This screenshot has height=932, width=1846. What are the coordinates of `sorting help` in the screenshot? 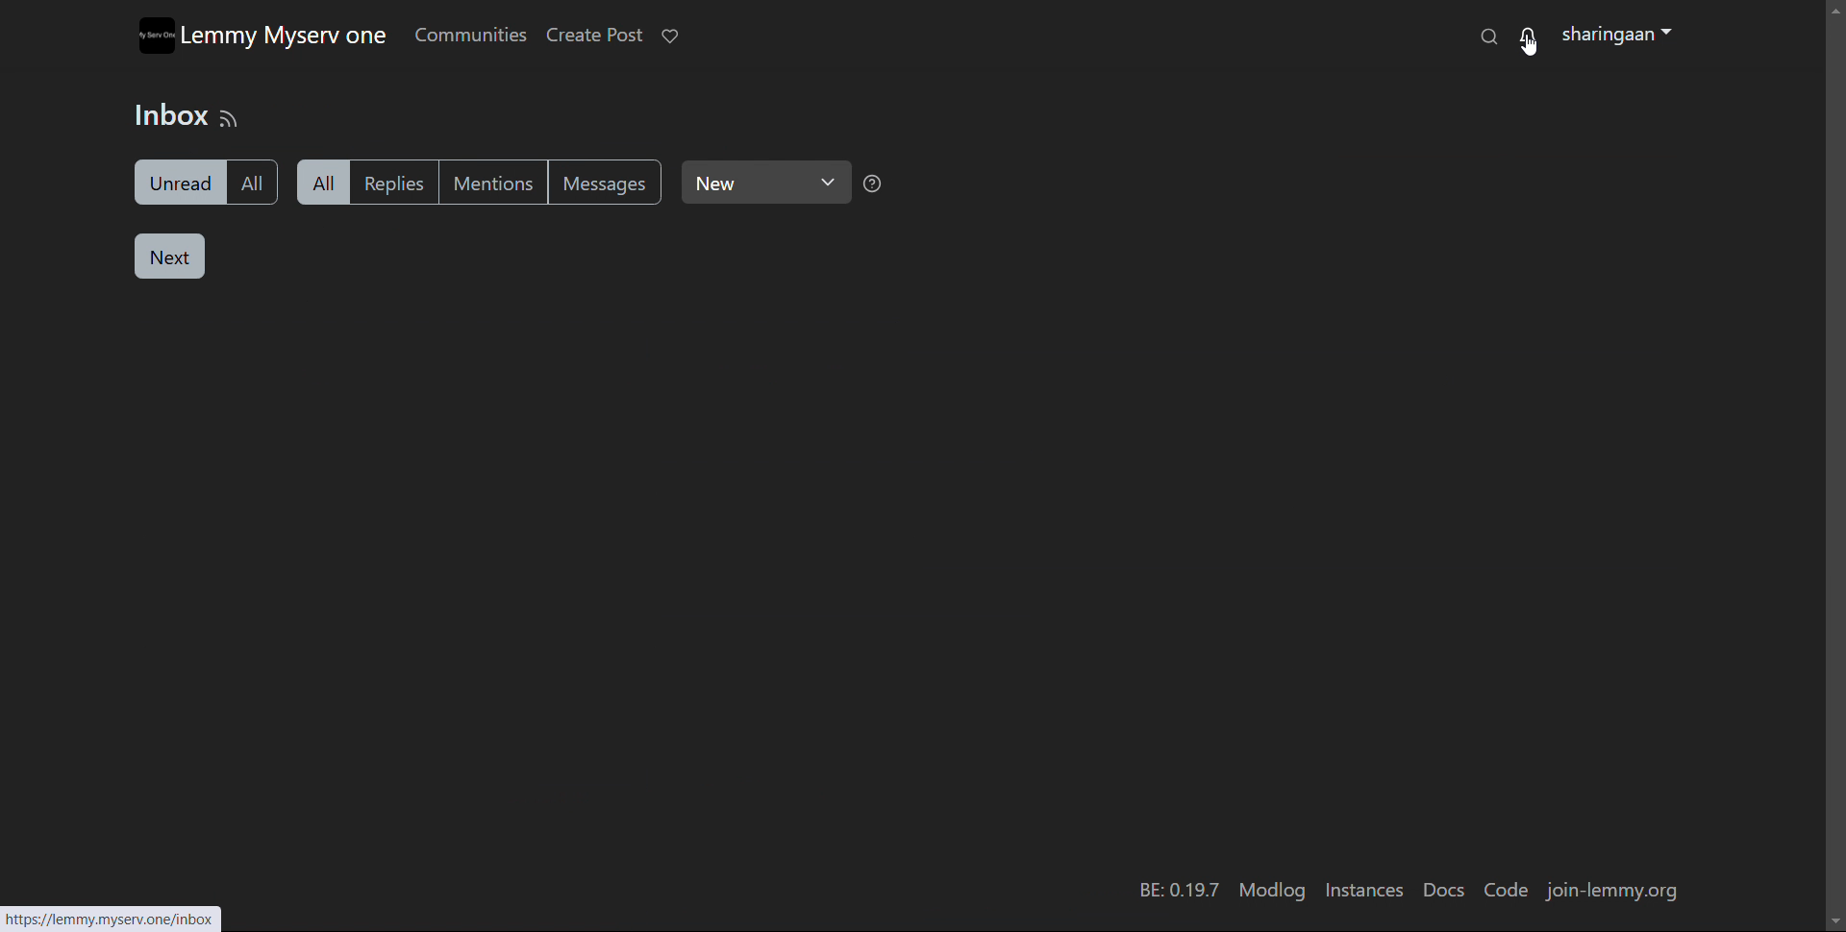 It's located at (872, 183).